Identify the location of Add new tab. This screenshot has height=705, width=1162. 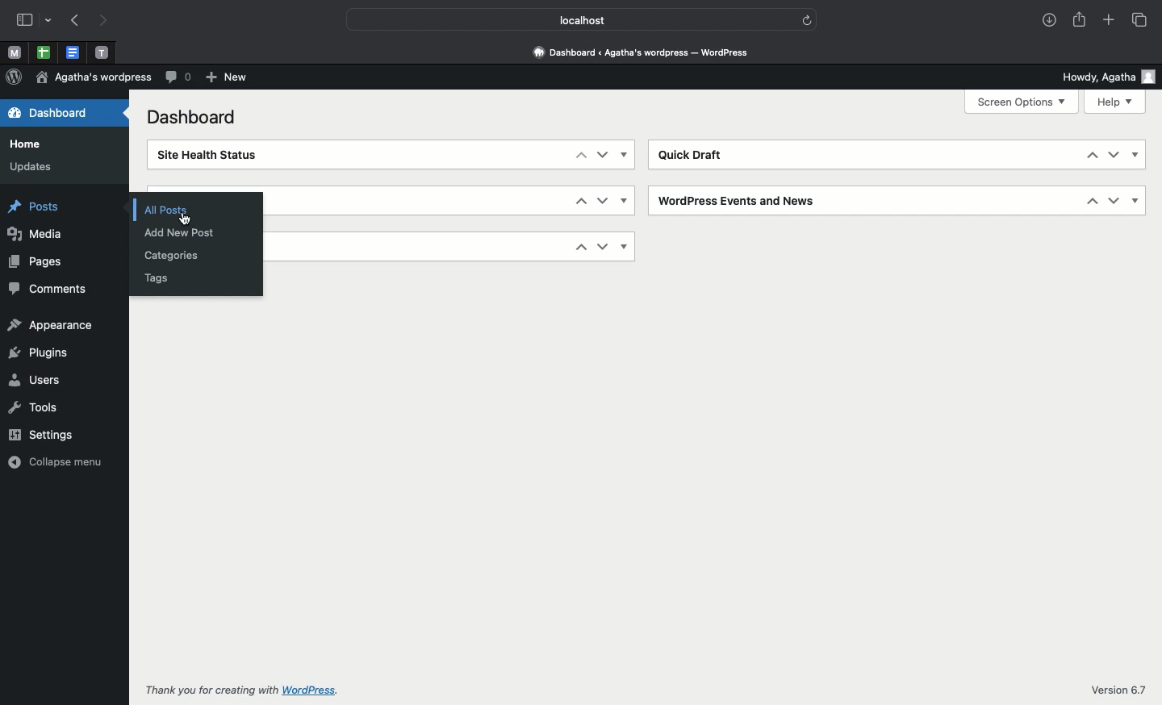
(1110, 23).